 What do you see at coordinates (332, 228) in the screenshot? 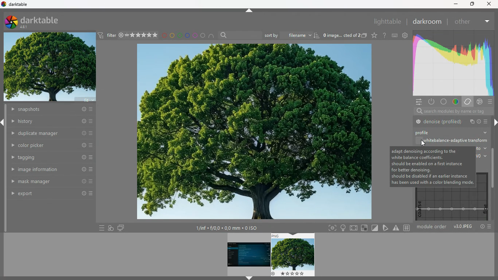
I see `frame` at bounding box center [332, 228].